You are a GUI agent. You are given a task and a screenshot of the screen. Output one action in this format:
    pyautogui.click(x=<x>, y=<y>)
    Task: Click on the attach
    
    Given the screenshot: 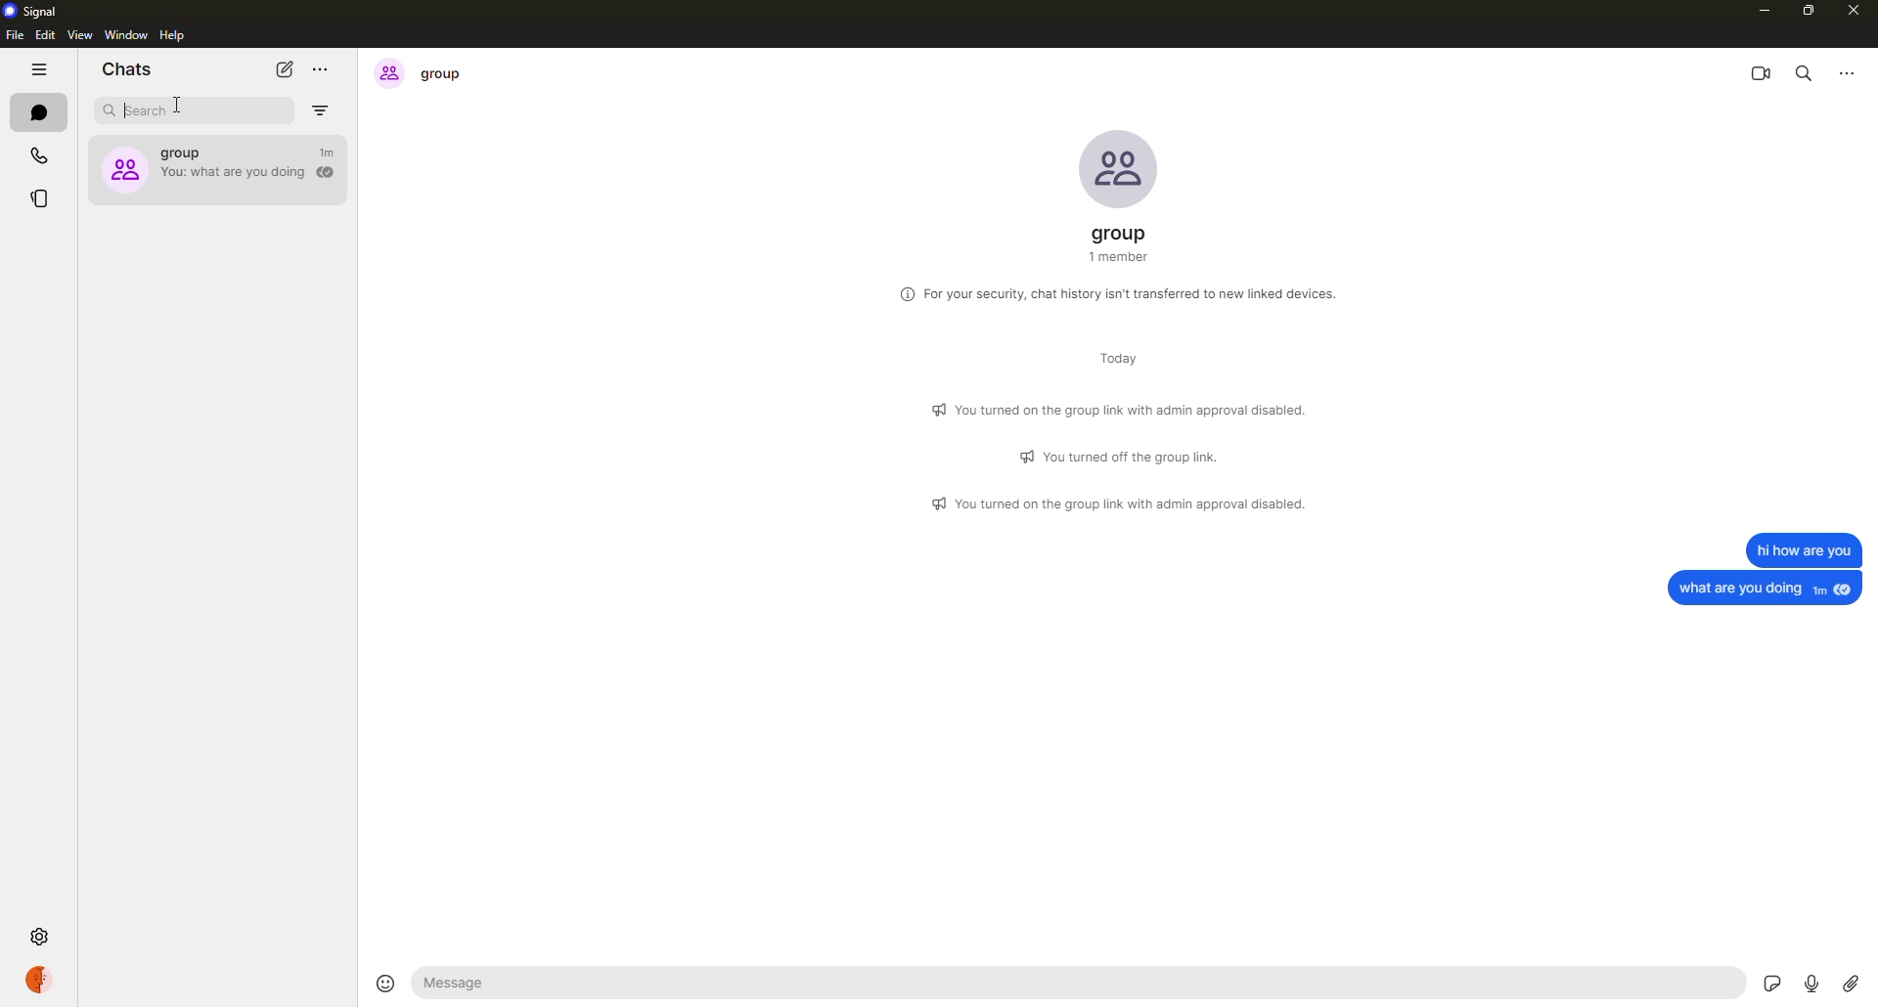 What is the action you would take?
    pyautogui.click(x=1851, y=983)
    